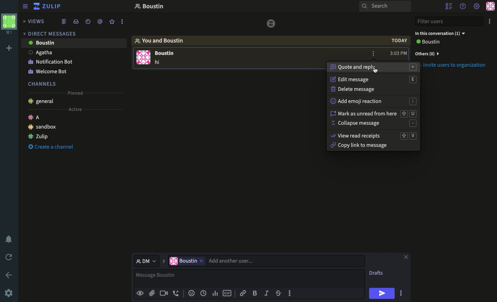  Describe the element at coordinates (374, 102) in the screenshot. I see `Add emoji reaction` at that location.